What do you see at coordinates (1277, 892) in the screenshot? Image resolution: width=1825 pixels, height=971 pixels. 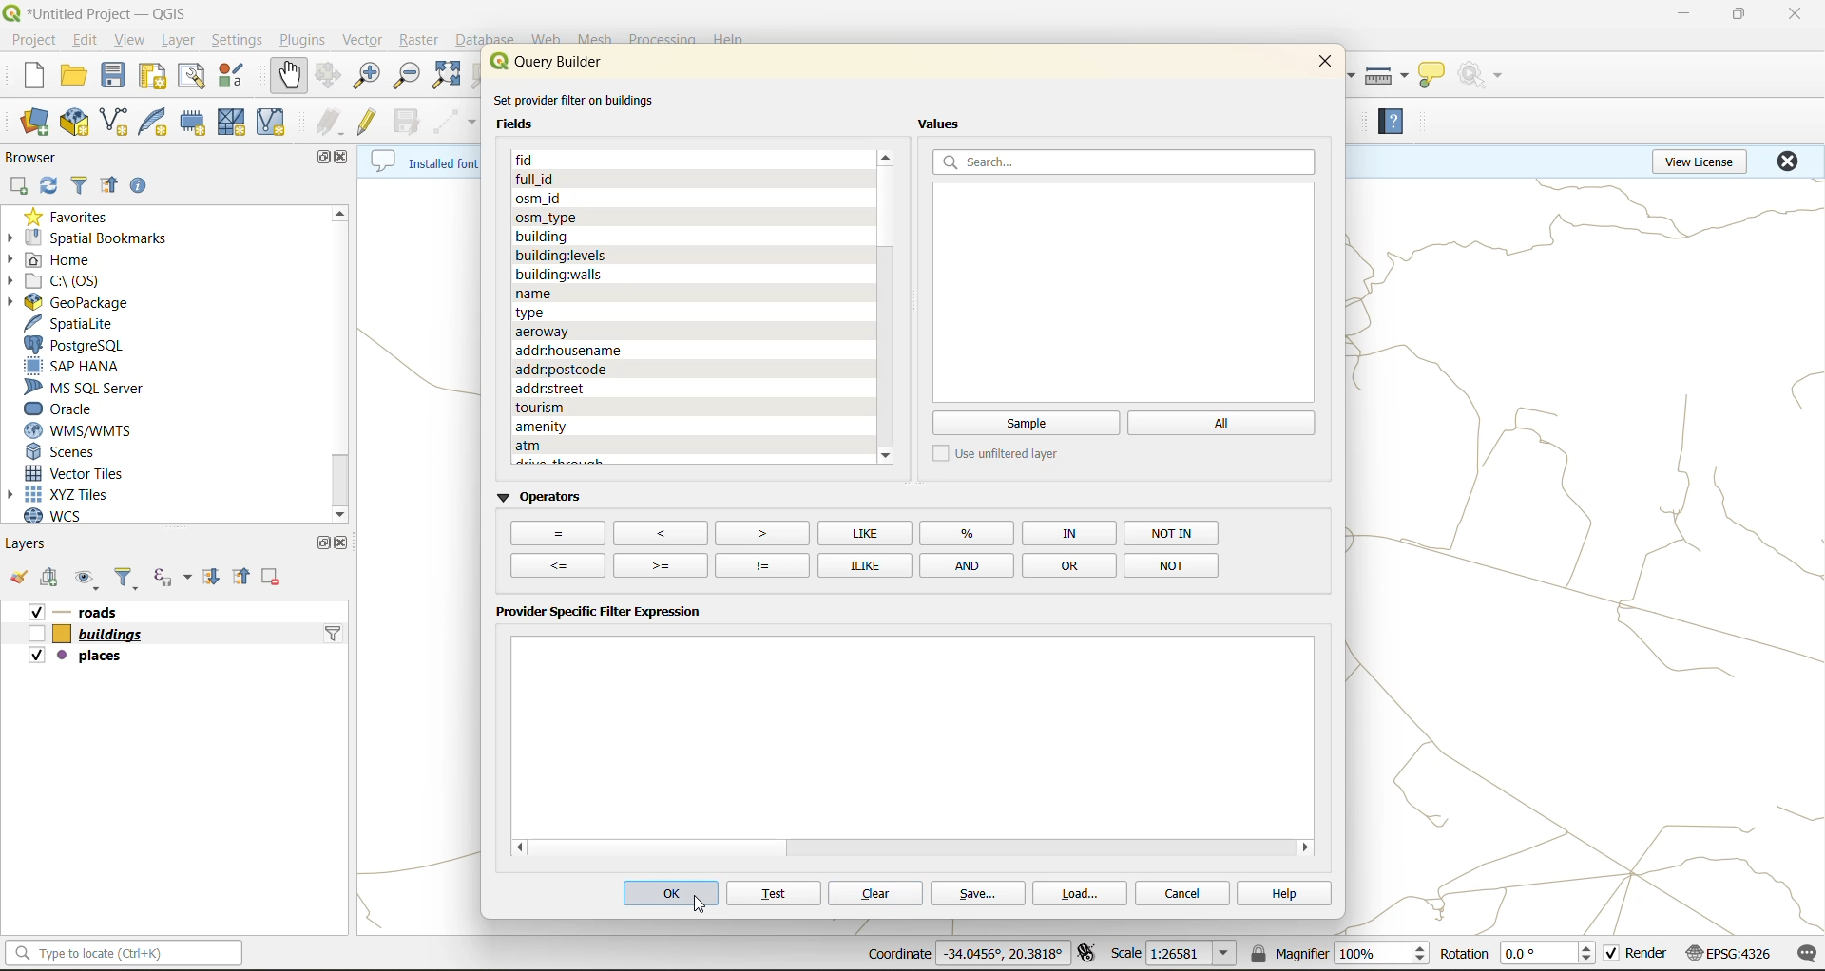 I see `help` at bounding box center [1277, 892].